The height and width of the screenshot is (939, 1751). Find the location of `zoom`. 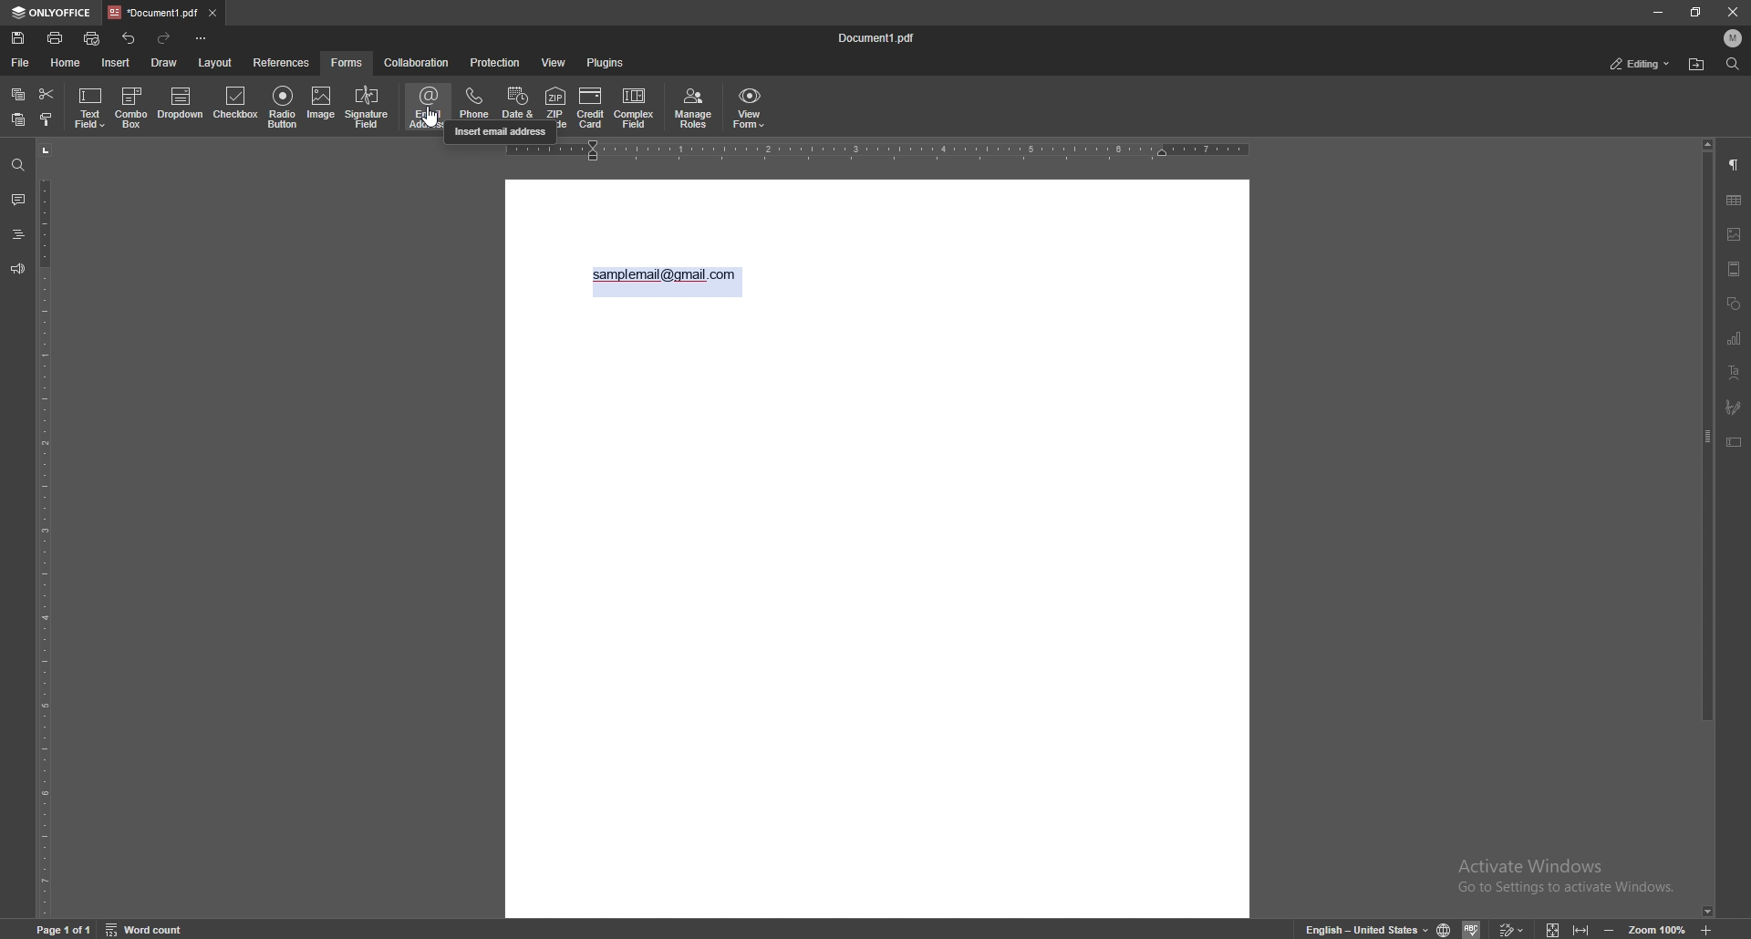

zoom is located at coordinates (1657, 928).